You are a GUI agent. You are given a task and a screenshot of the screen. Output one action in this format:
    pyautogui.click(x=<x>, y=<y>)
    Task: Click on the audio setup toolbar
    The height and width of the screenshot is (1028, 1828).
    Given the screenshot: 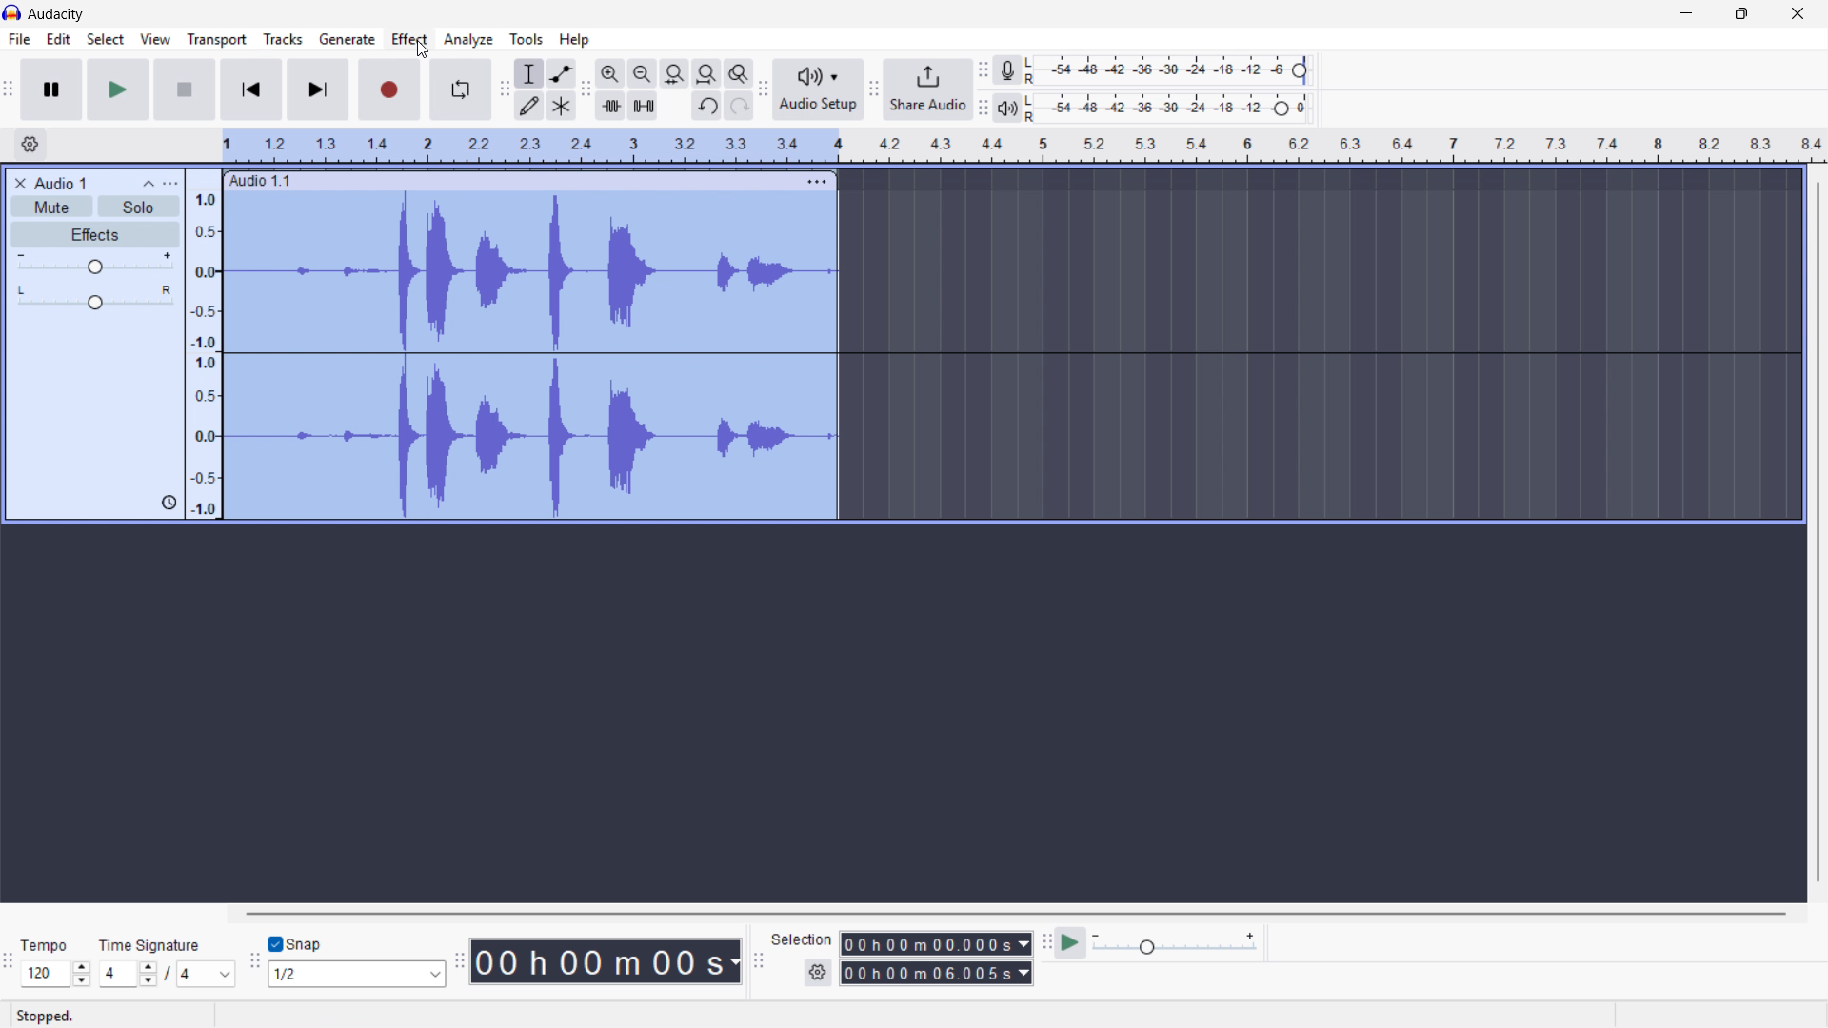 What is the action you would take?
    pyautogui.click(x=763, y=91)
    